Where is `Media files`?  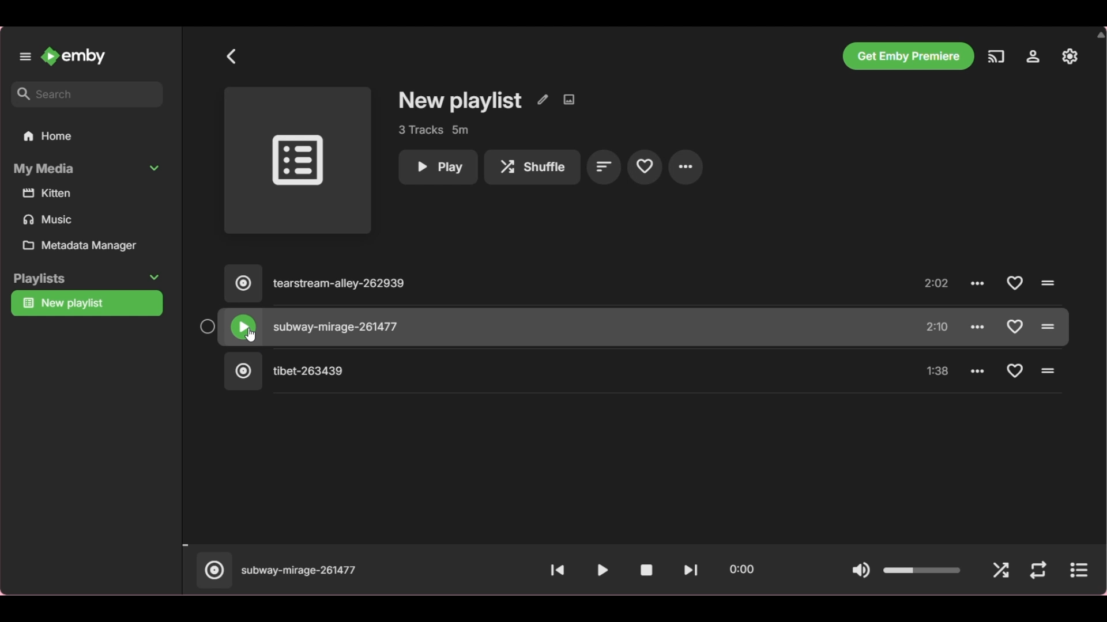
Media files is located at coordinates (89, 207).